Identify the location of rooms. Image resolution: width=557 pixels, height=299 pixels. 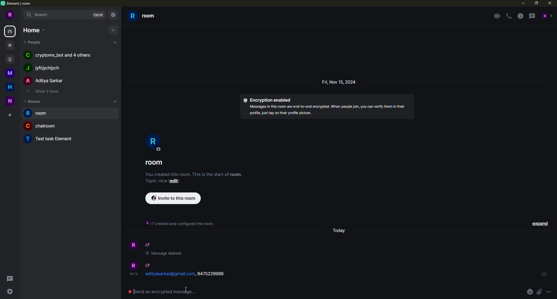
(33, 101).